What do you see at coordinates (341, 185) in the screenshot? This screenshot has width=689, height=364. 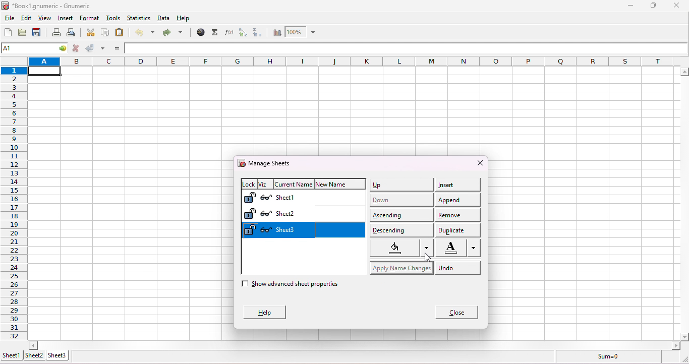 I see `new name` at bounding box center [341, 185].